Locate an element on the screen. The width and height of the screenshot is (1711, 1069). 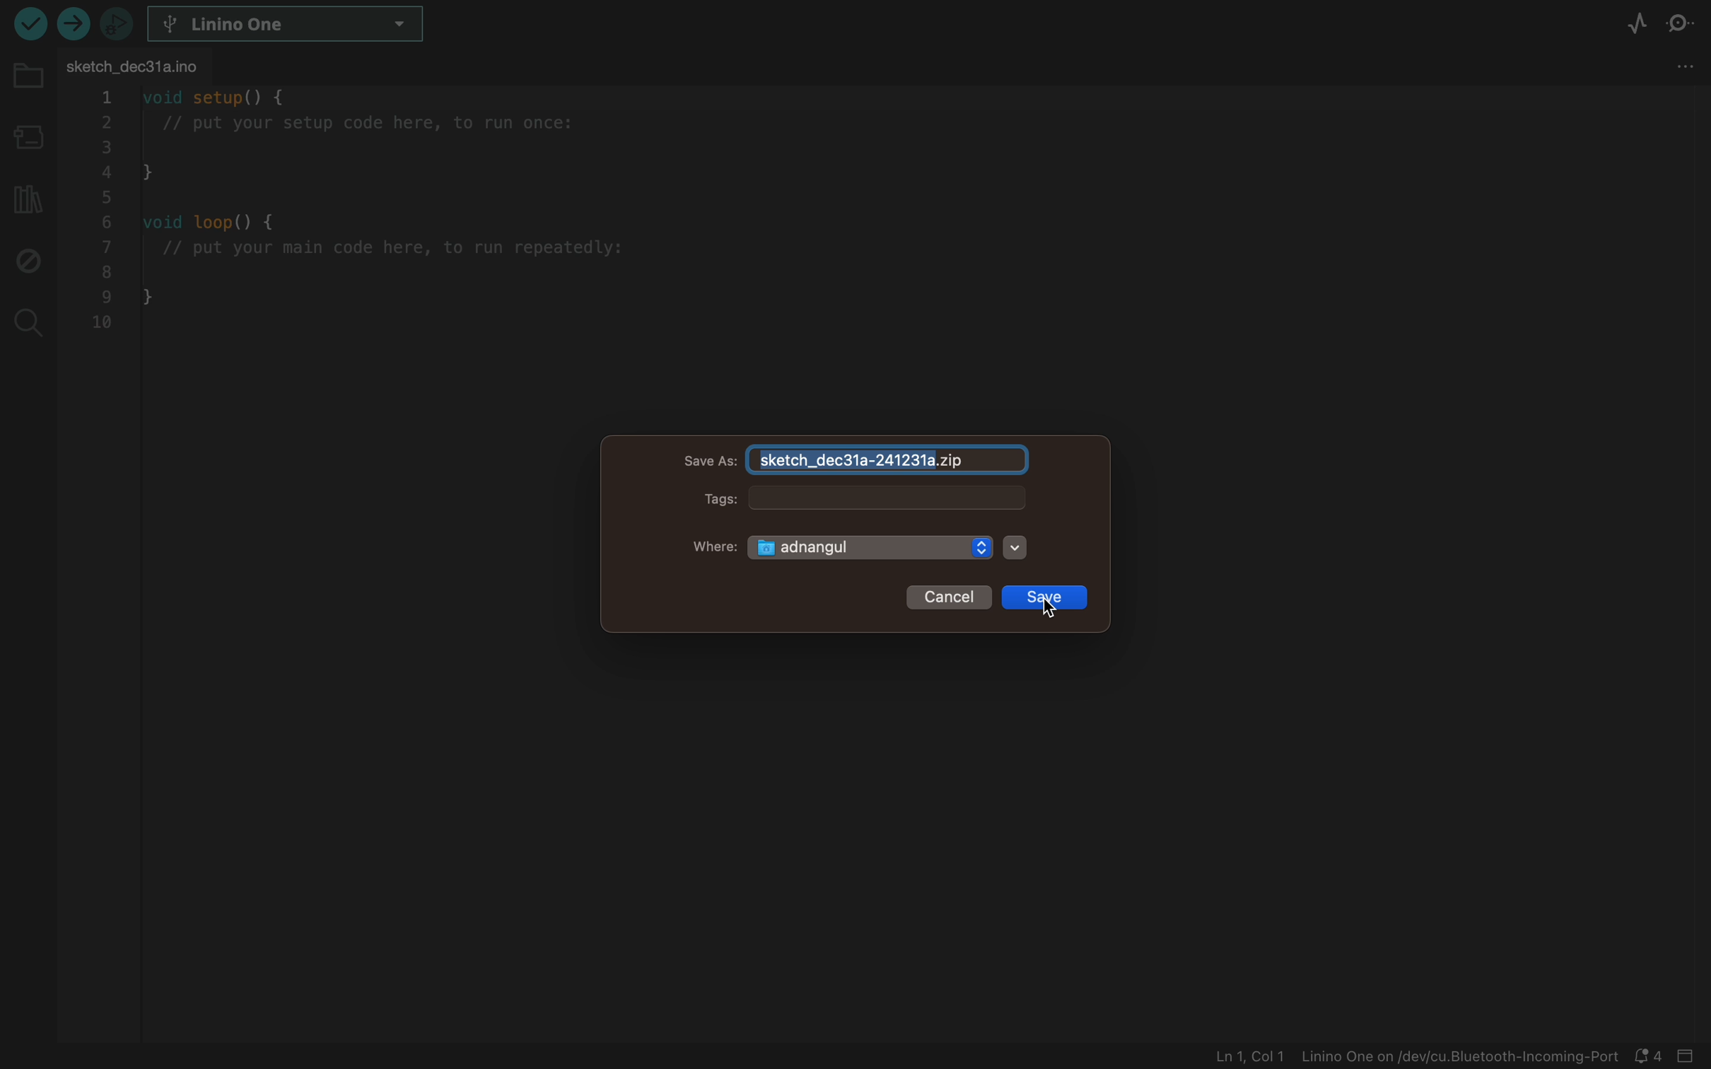
serial plotter is located at coordinates (1626, 31).